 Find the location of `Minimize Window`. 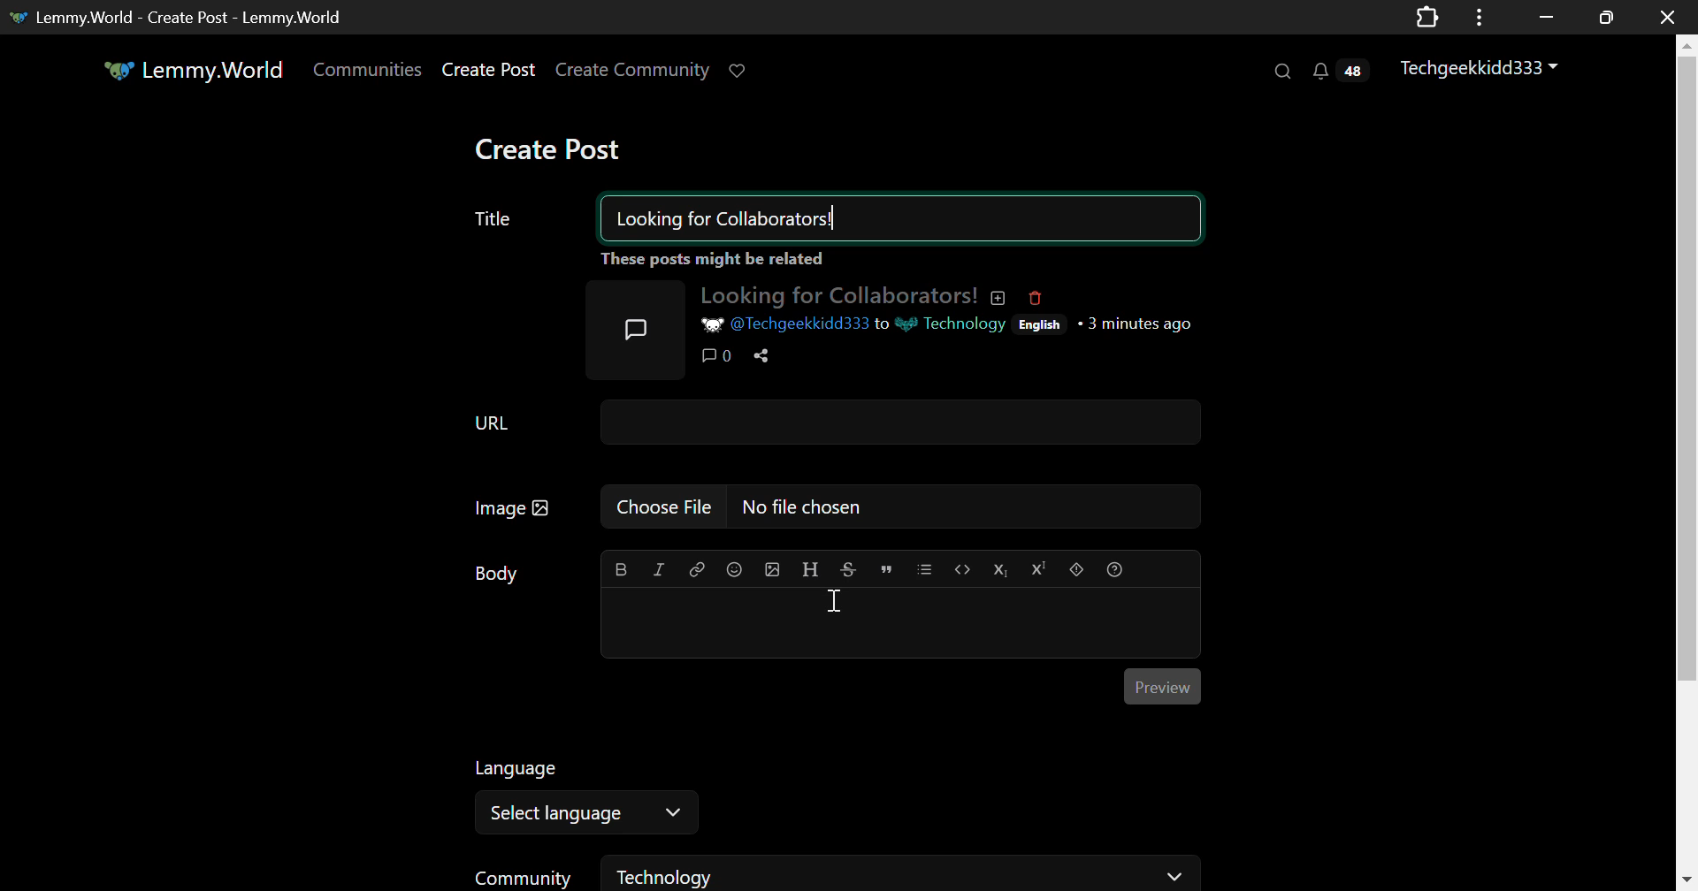

Minimize Window is located at coordinates (1602, 17).